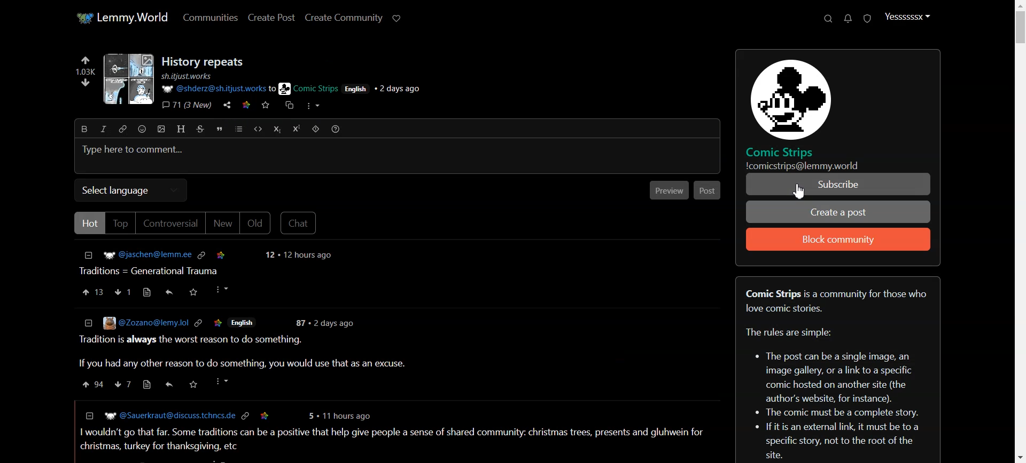 This screenshot has height=463, width=1026. Describe the element at coordinates (121, 223) in the screenshot. I see `Top` at that location.